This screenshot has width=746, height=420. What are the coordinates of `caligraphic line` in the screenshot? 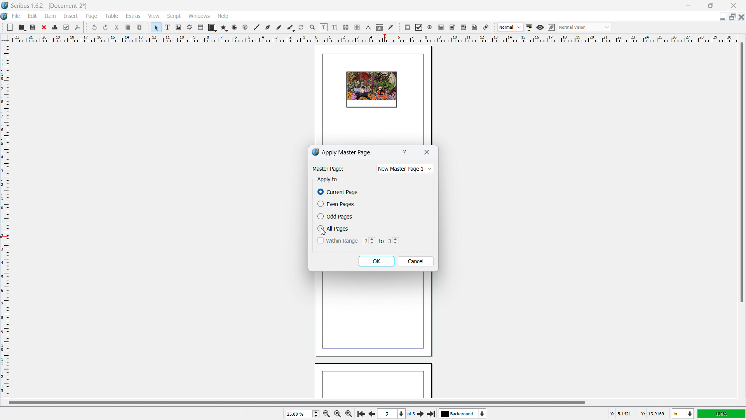 It's located at (291, 28).